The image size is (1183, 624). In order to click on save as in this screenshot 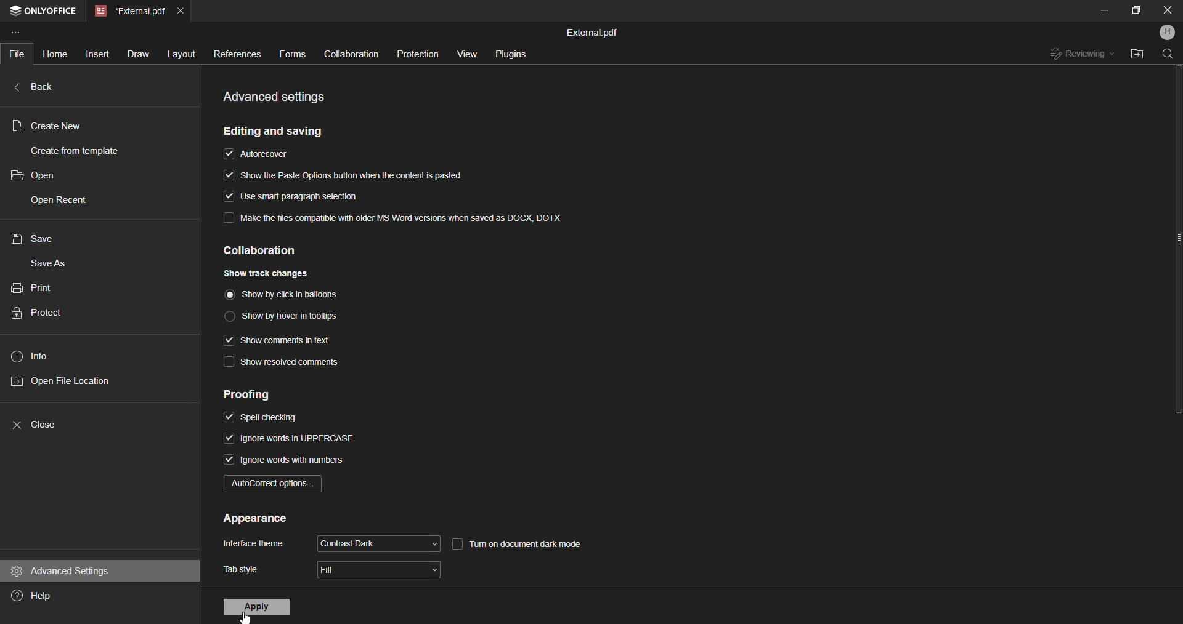, I will do `click(50, 265)`.